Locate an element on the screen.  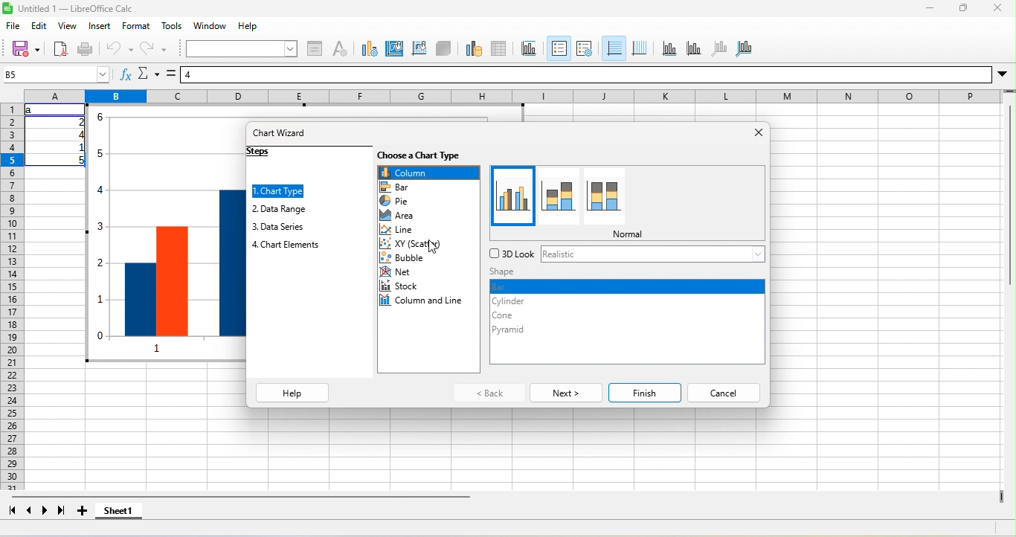
choose a chart type is located at coordinates (418, 155).